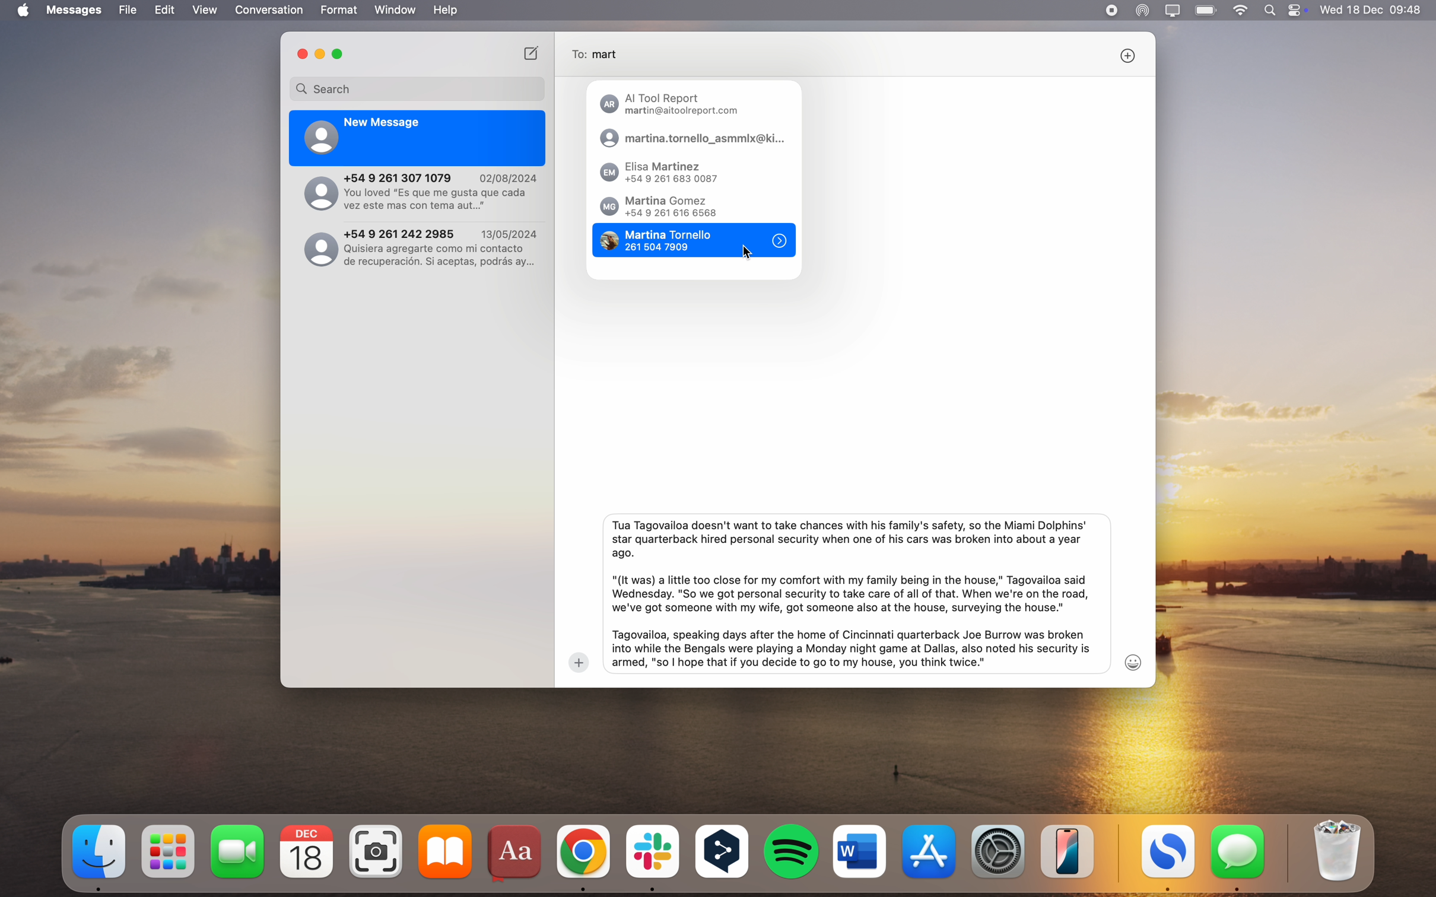 The width and height of the screenshot is (1436, 897). What do you see at coordinates (665, 173) in the screenshot?
I see `Elisa martinez` at bounding box center [665, 173].